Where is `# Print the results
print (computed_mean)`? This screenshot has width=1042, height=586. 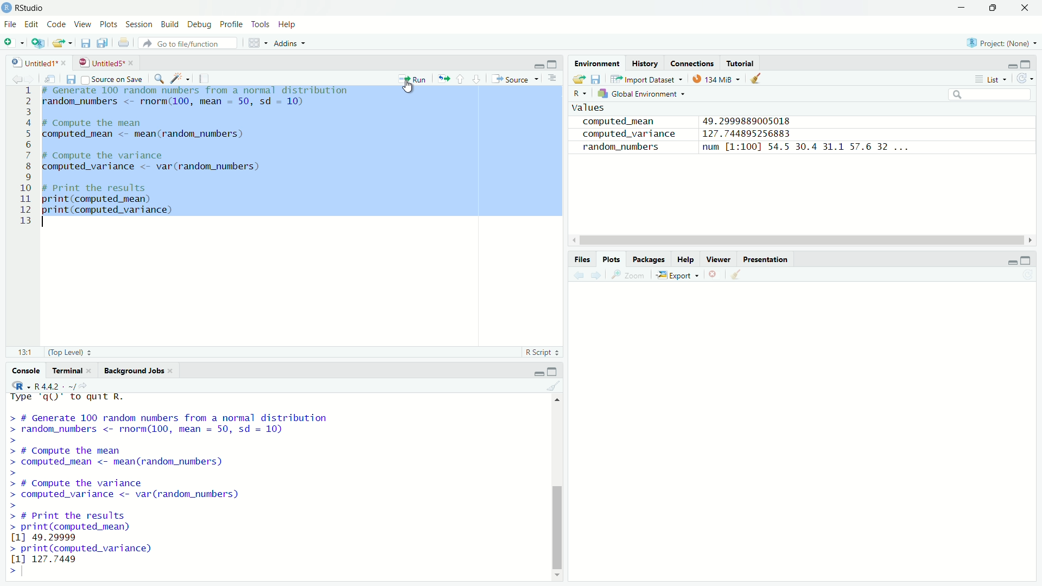
# Print the results
print (computed_mean) is located at coordinates (118, 517).